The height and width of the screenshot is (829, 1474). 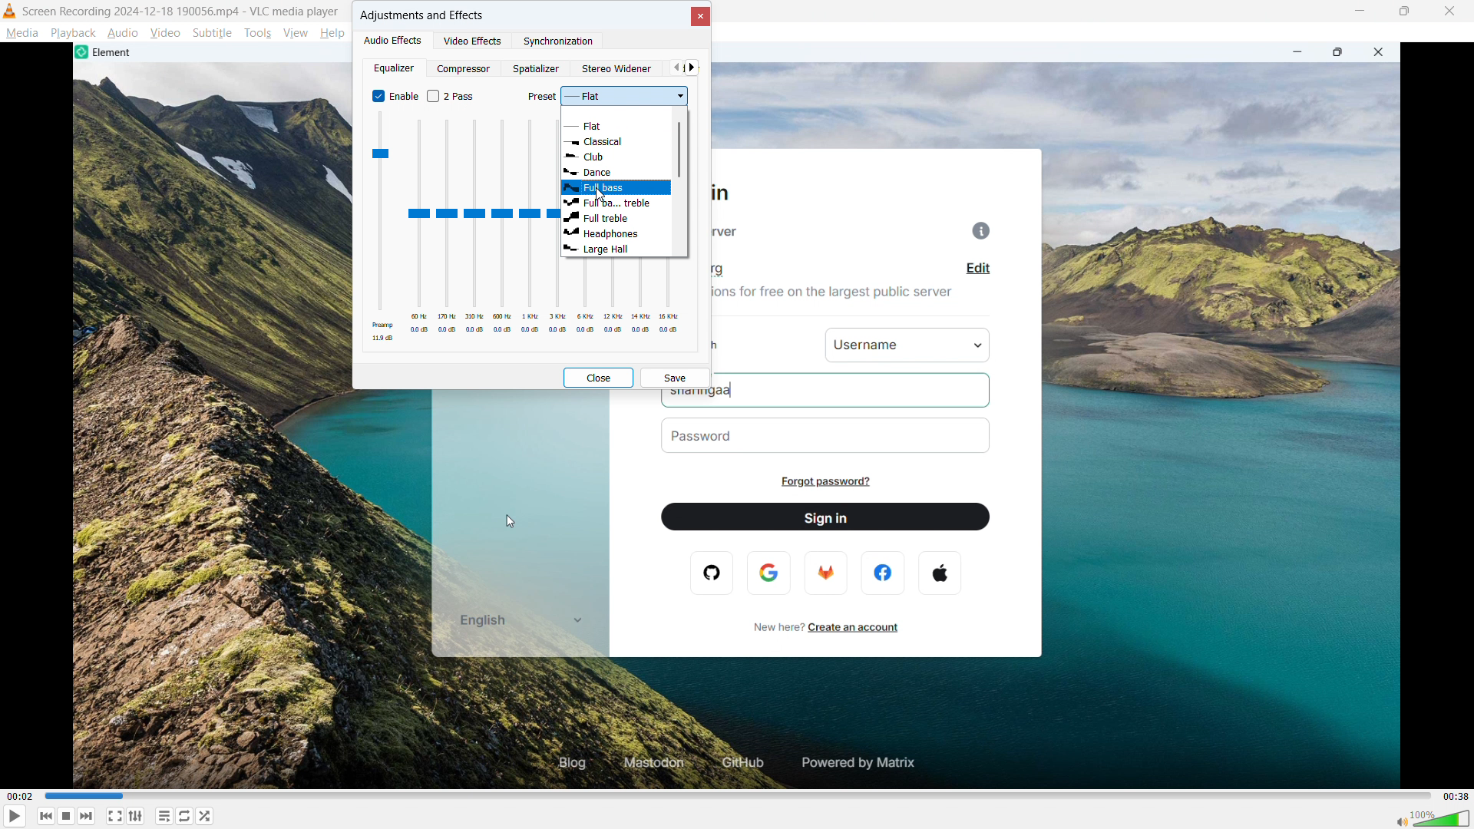 What do you see at coordinates (675, 68) in the screenshot?
I see `Previous tab ` at bounding box center [675, 68].